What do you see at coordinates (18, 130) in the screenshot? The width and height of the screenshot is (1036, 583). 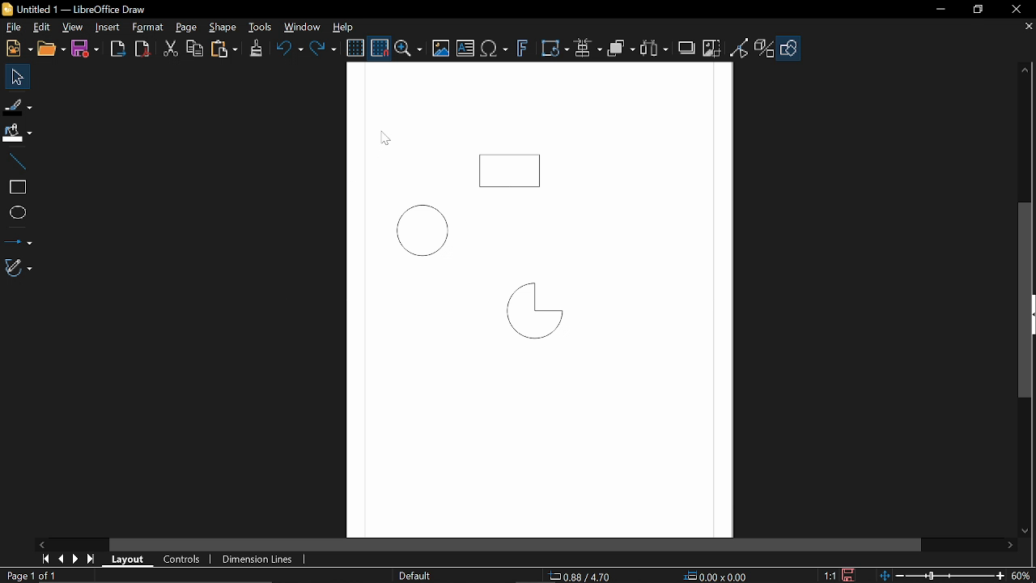 I see `FiIl color` at bounding box center [18, 130].